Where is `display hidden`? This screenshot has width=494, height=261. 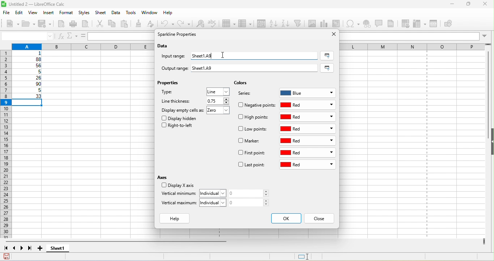
display hidden is located at coordinates (181, 118).